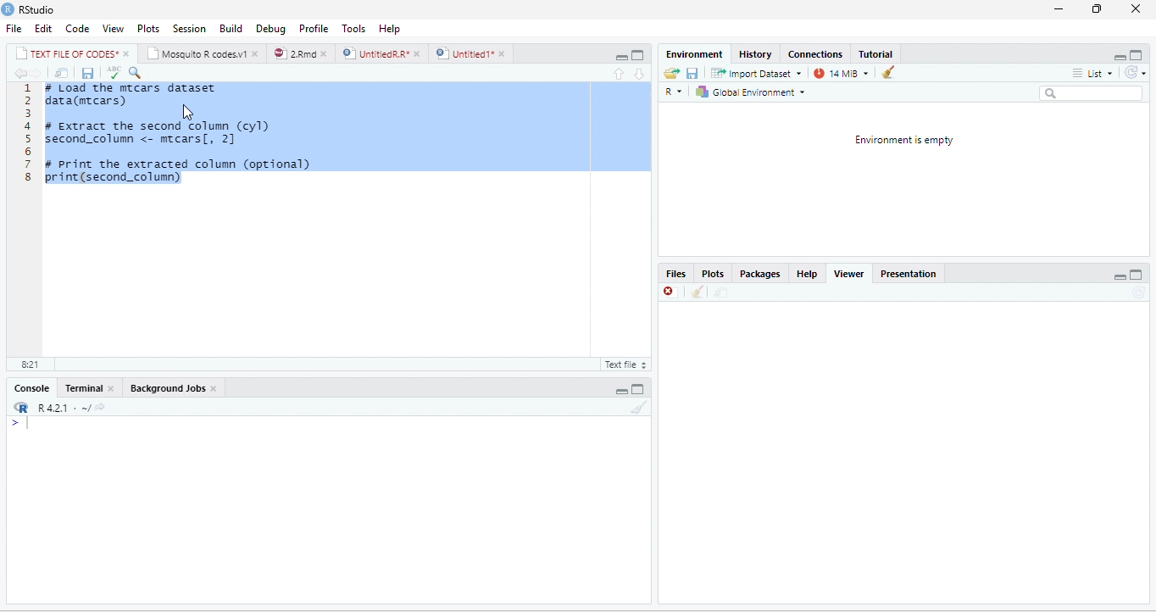 Image resolution: width=1156 pixels, height=612 pixels. Describe the element at coordinates (504, 53) in the screenshot. I see `close` at that location.